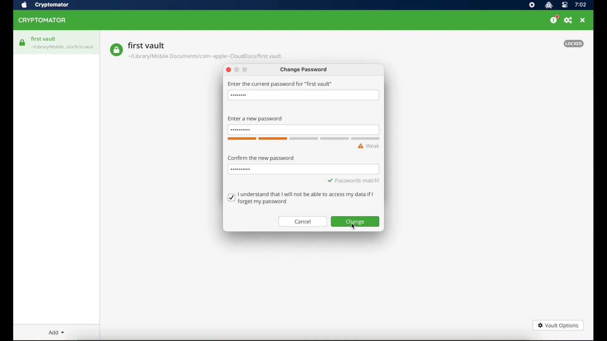 This screenshot has height=341, width=607. Describe the element at coordinates (549, 5) in the screenshot. I see `cryptomator icon` at that location.